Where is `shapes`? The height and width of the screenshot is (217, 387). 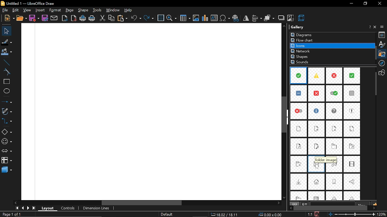 shapes is located at coordinates (383, 72).